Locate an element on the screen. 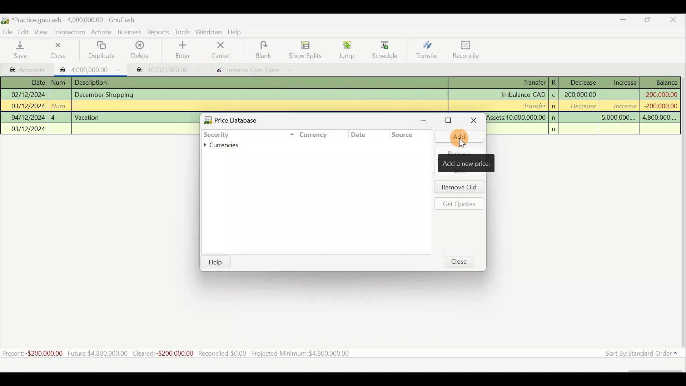 The width and height of the screenshot is (686, 386). c is located at coordinates (554, 96).